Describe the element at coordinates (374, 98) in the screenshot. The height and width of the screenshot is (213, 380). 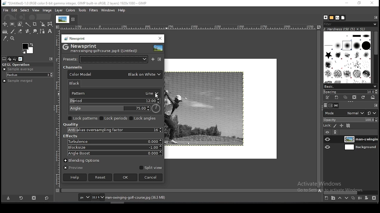
I see `open brush as image` at that location.